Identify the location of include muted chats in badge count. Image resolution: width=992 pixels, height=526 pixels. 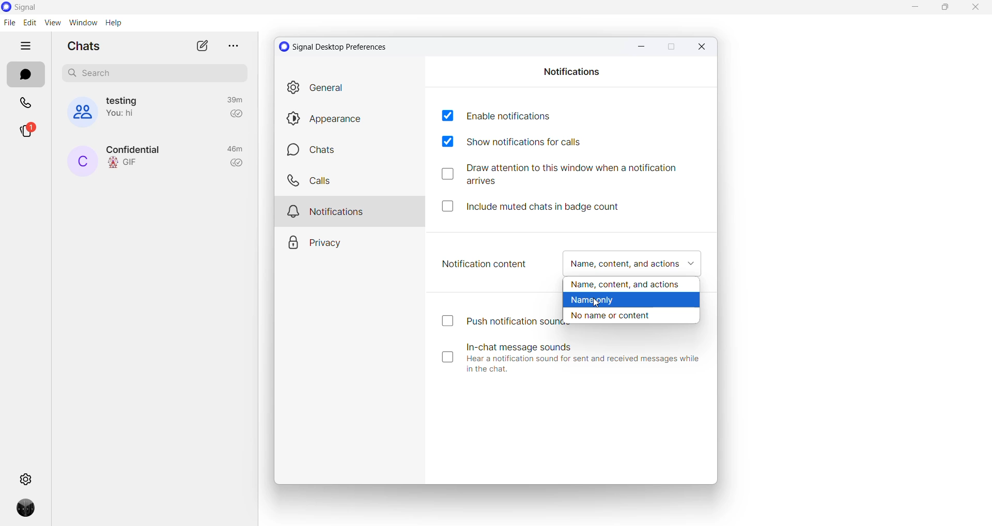
(538, 205).